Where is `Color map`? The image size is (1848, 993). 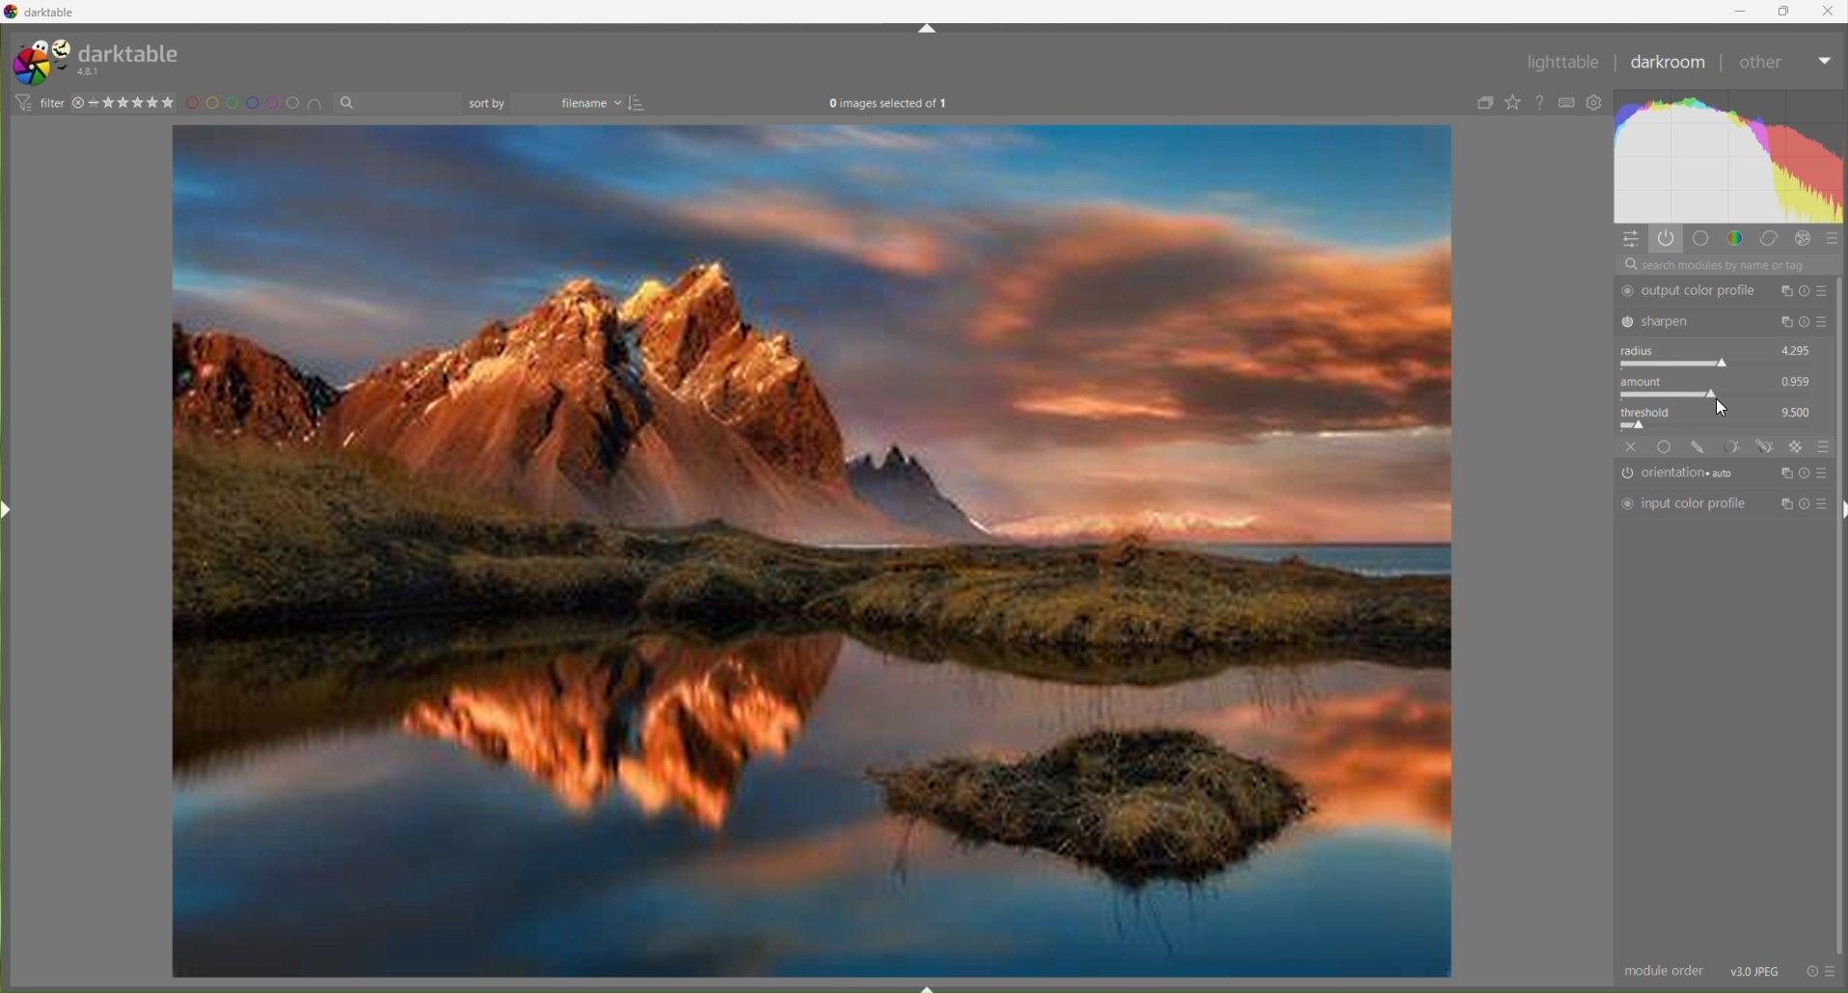
Color map is located at coordinates (1731, 156).